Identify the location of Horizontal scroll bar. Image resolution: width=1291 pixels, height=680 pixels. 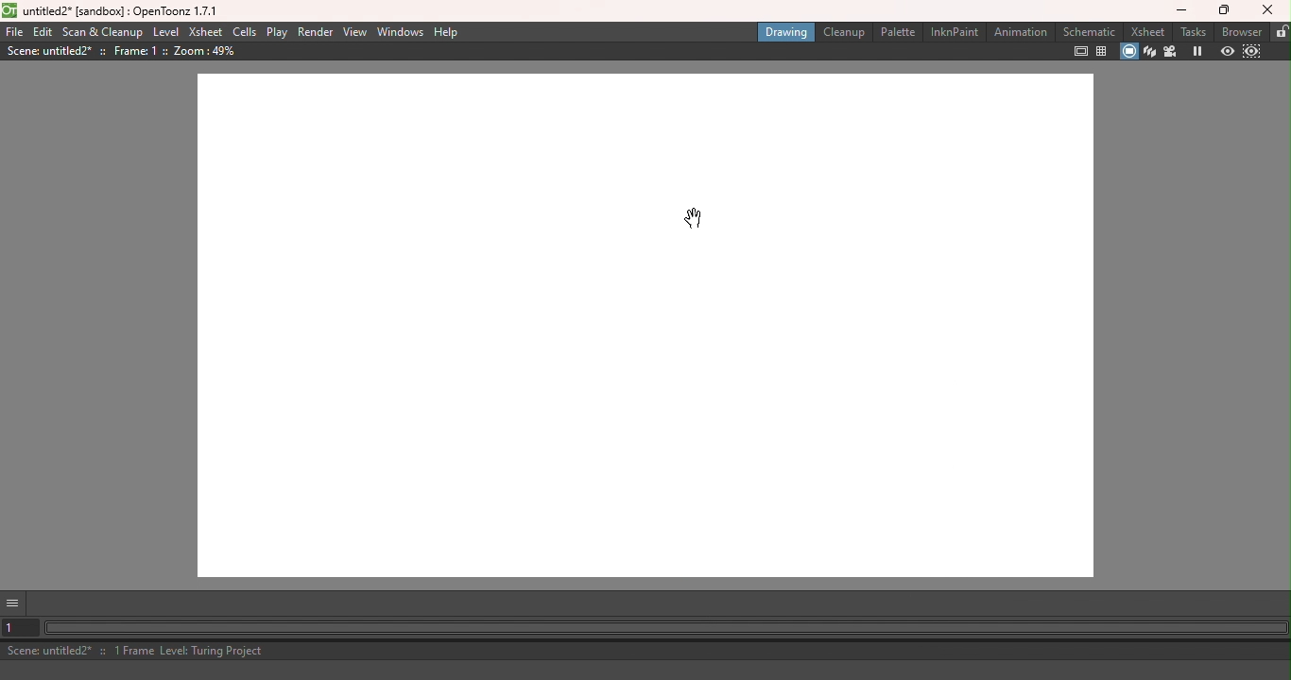
(666, 629).